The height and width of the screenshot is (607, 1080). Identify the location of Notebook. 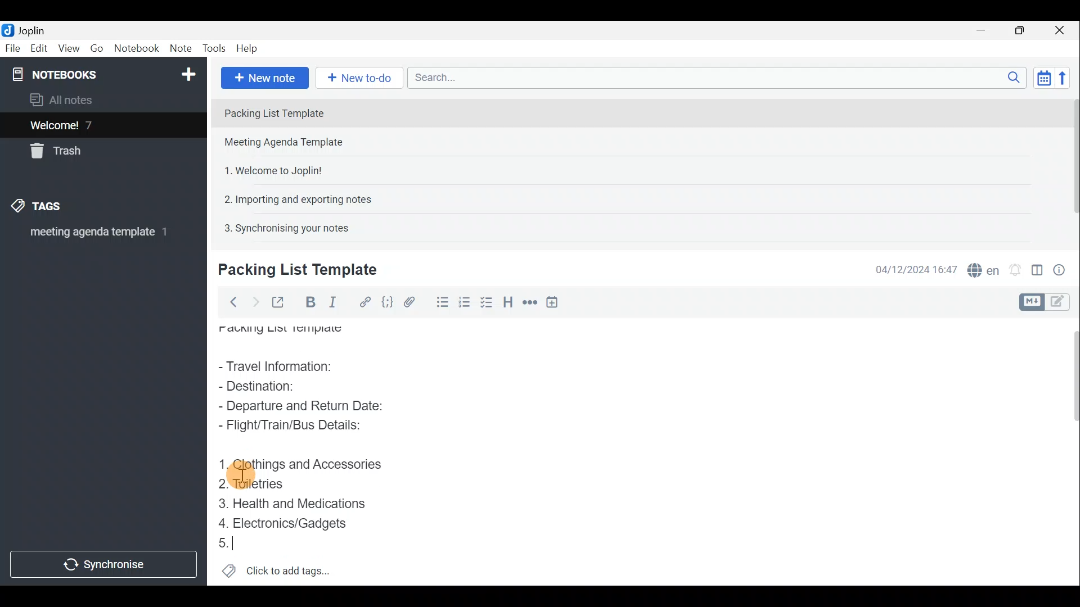
(102, 73).